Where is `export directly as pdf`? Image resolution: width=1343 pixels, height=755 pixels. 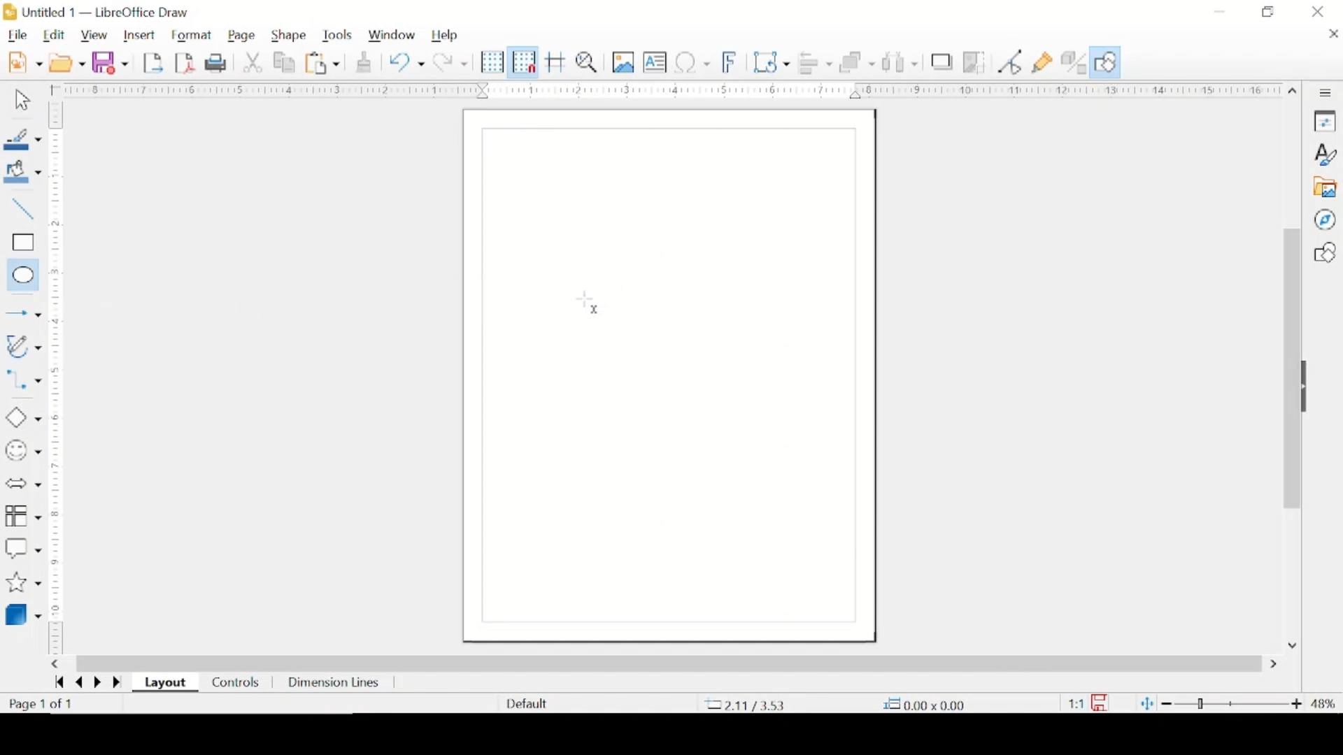 export directly as pdf is located at coordinates (185, 63).